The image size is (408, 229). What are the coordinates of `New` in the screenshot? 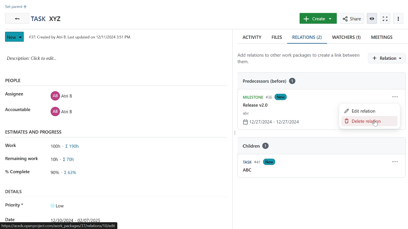 It's located at (15, 37).